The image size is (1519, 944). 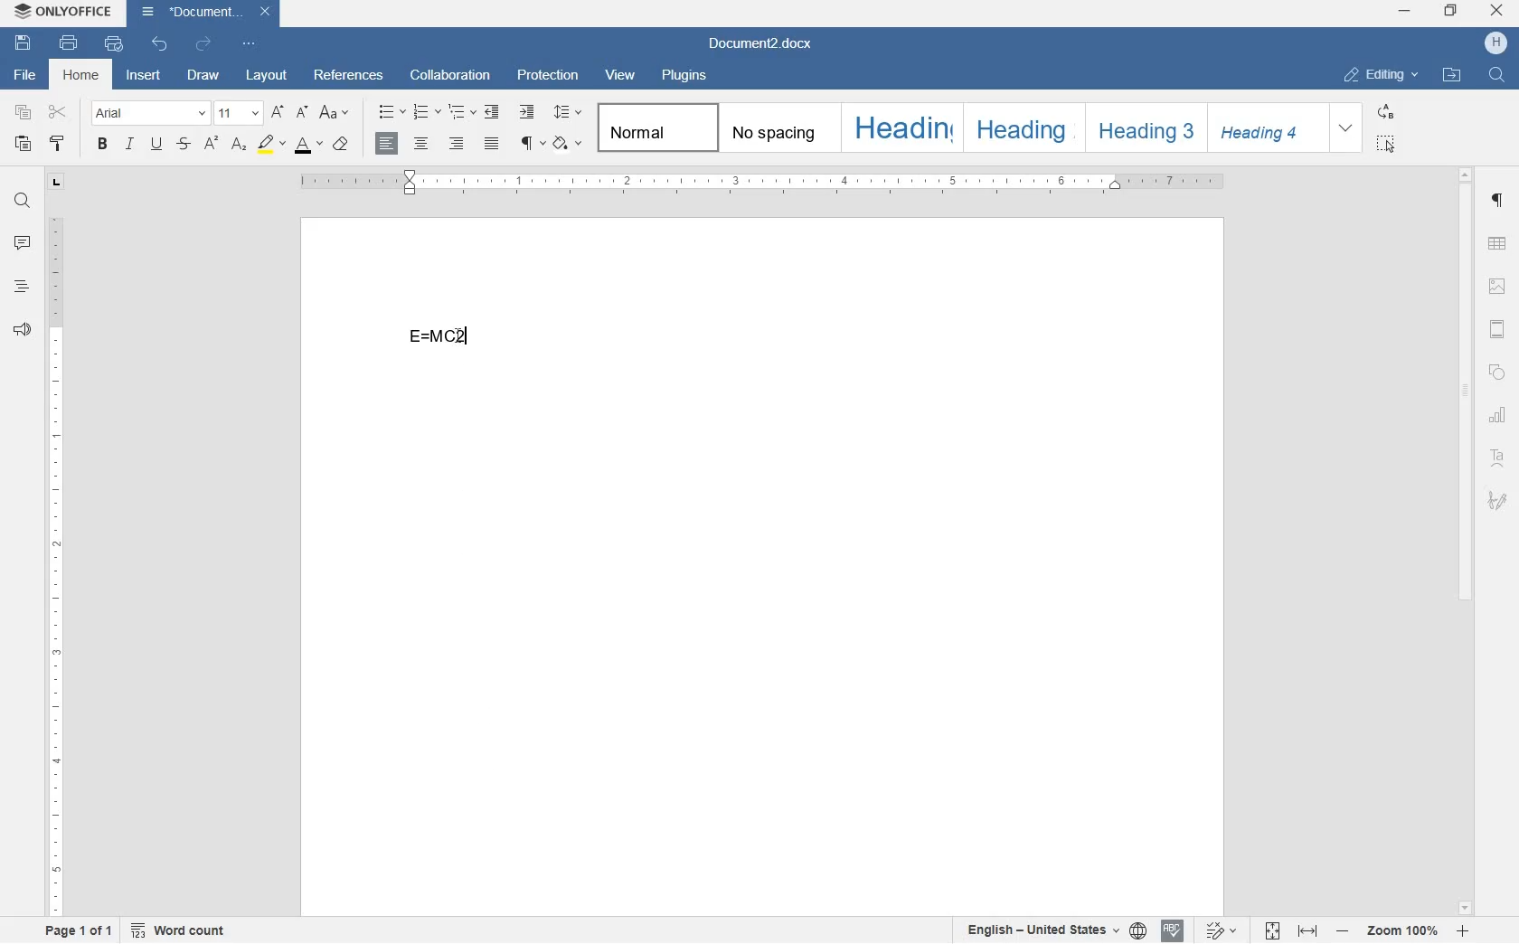 What do you see at coordinates (80, 77) in the screenshot?
I see `home` at bounding box center [80, 77].